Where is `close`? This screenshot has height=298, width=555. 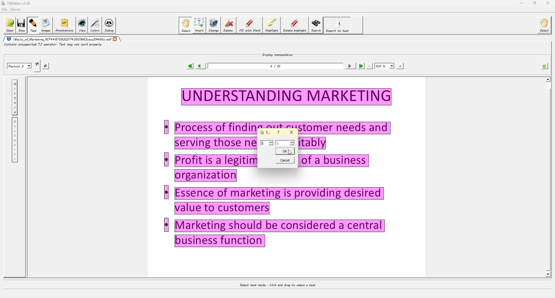 close is located at coordinates (291, 132).